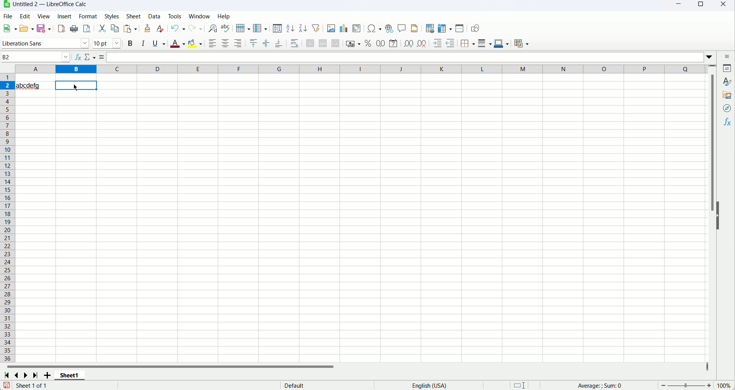 This screenshot has height=390, width=735. I want to click on default, so click(294, 385).